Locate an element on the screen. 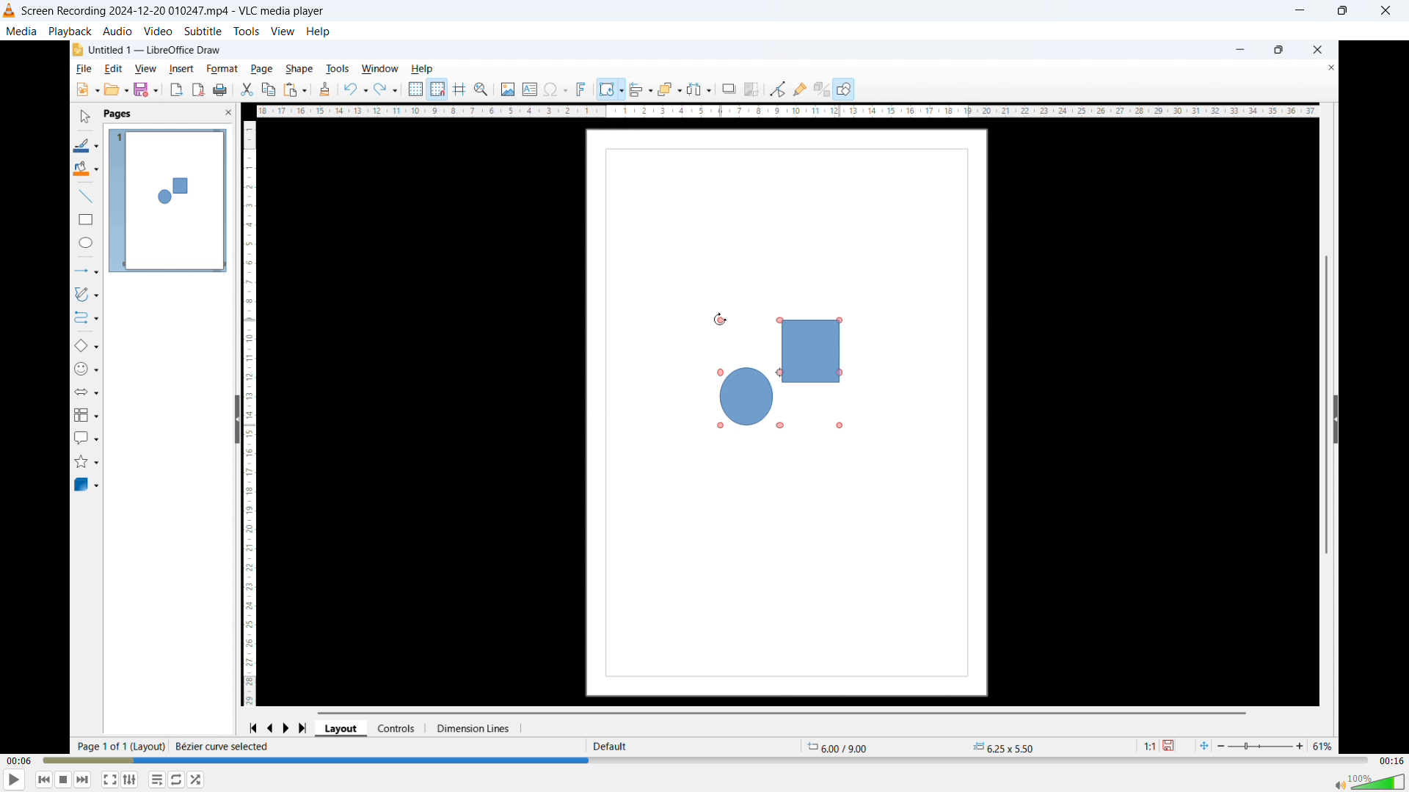 This screenshot has height=792, width=1409. Forward or next media  is located at coordinates (82, 780).